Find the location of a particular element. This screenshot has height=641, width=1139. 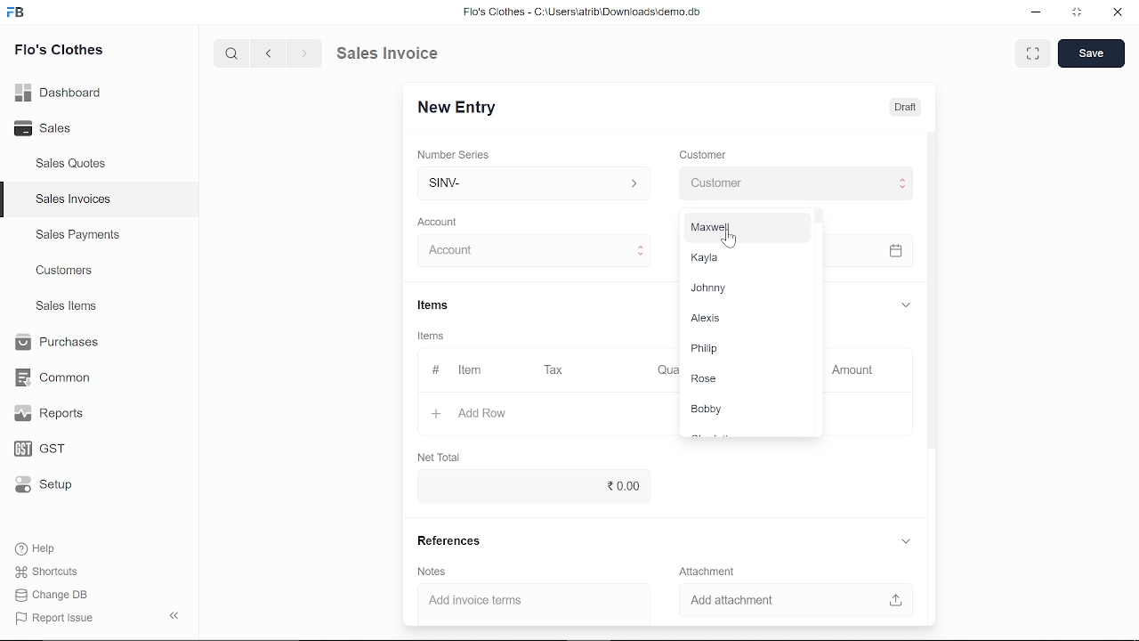

save is located at coordinates (1091, 53).